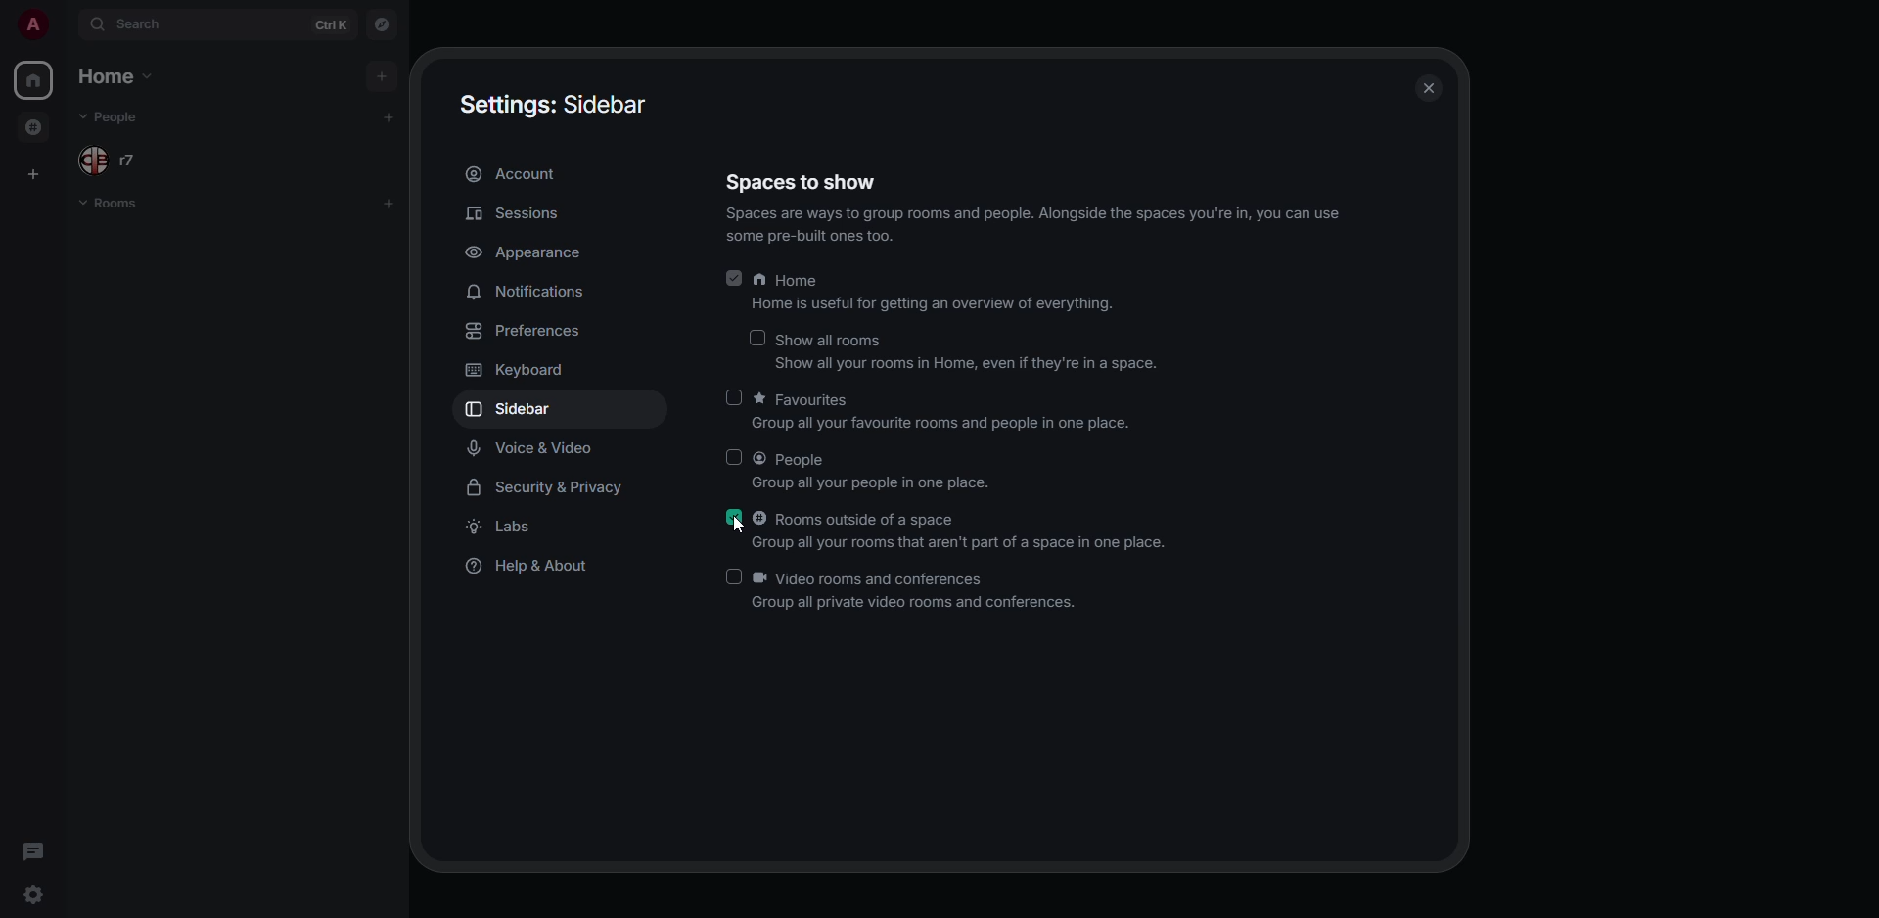  Describe the element at coordinates (734, 578) in the screenshot. I see `click to enable` at that location.